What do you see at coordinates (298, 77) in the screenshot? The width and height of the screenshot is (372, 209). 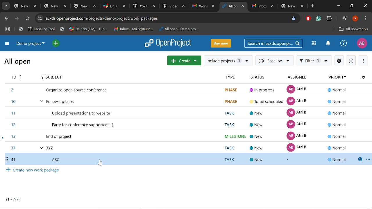 I see `Assignee` at bounding box center [298, 77].